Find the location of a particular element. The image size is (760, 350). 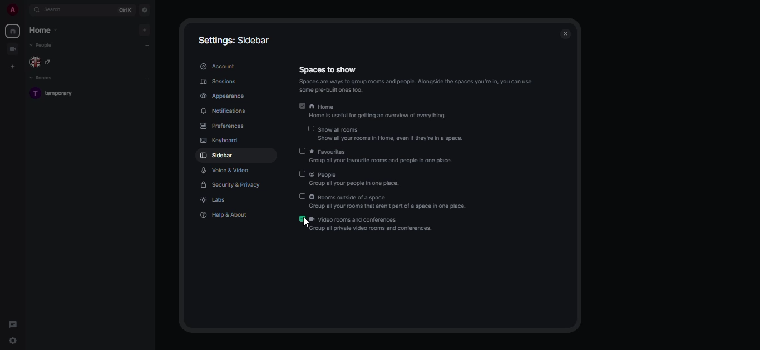

security & privacy is located at coordinates (235, 186).